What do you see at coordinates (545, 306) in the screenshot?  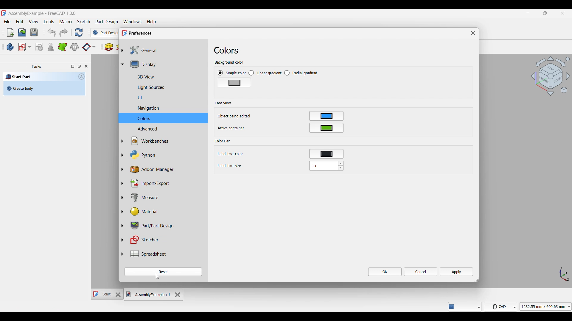 I see `Canvas dimension options` at bounding box center [545, 306].